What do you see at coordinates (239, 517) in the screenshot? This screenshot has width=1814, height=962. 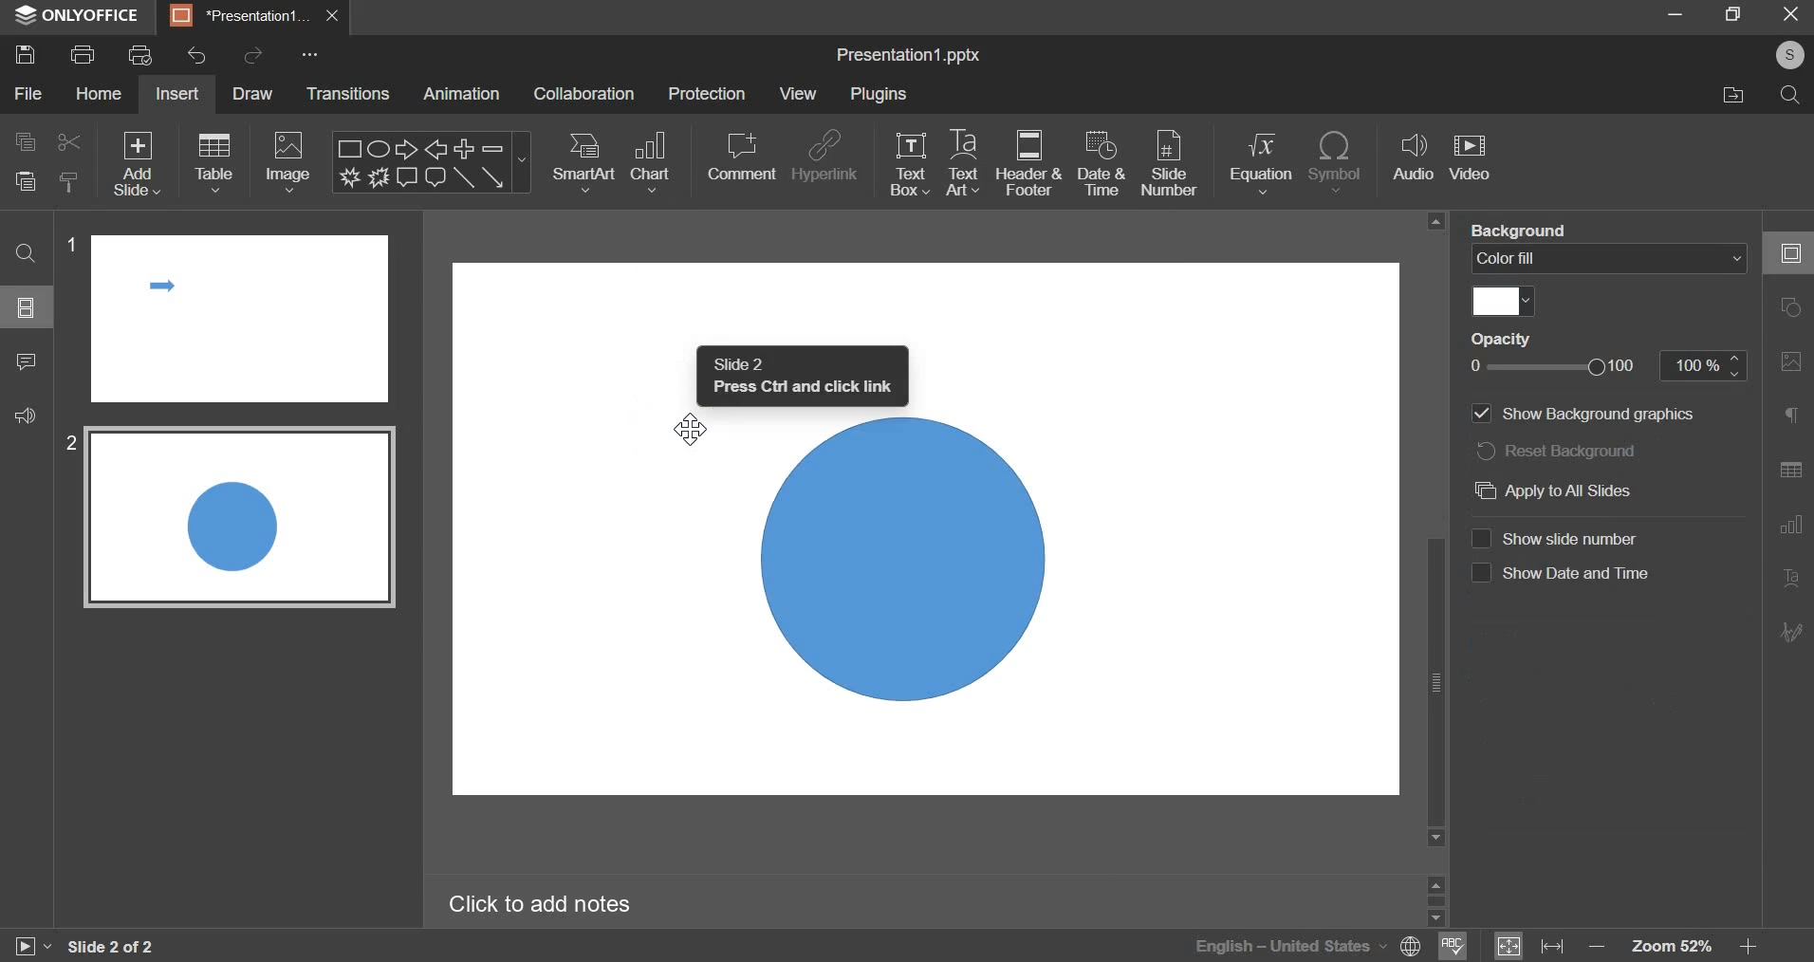 I see `slide 2 preview` at bounding box center [239, 517].